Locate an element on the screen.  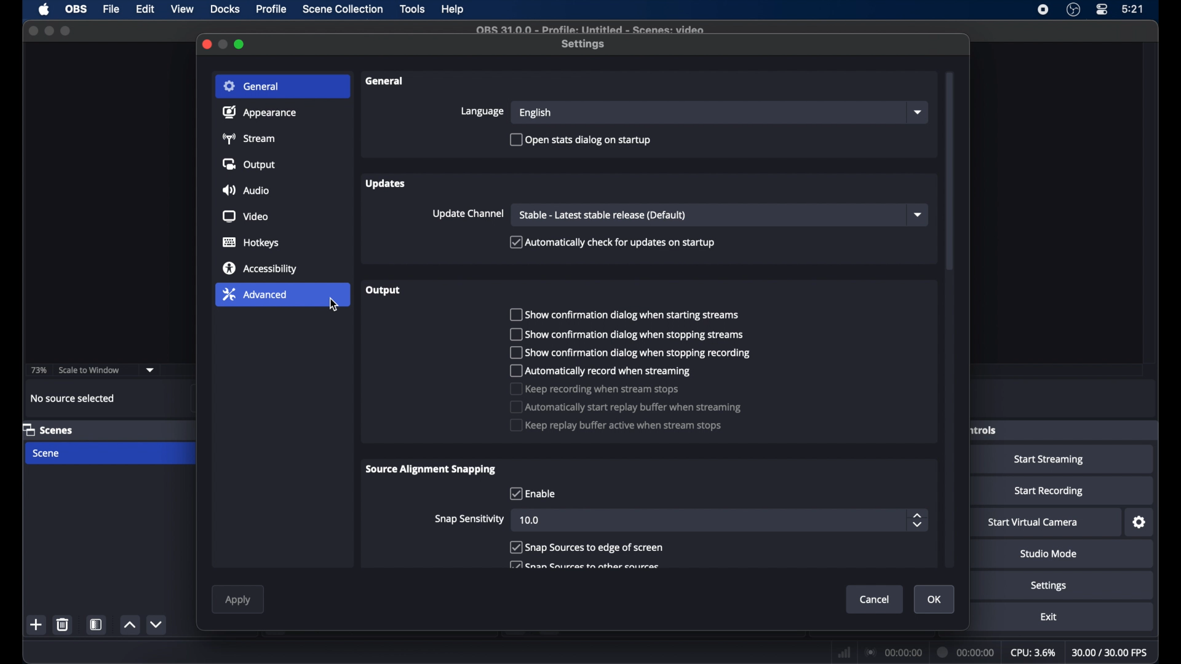
appearance is located at coordinates (260, 113).